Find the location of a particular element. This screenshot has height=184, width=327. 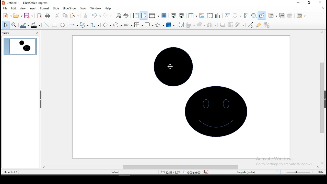

rotate is located at coordinates (181, 25).